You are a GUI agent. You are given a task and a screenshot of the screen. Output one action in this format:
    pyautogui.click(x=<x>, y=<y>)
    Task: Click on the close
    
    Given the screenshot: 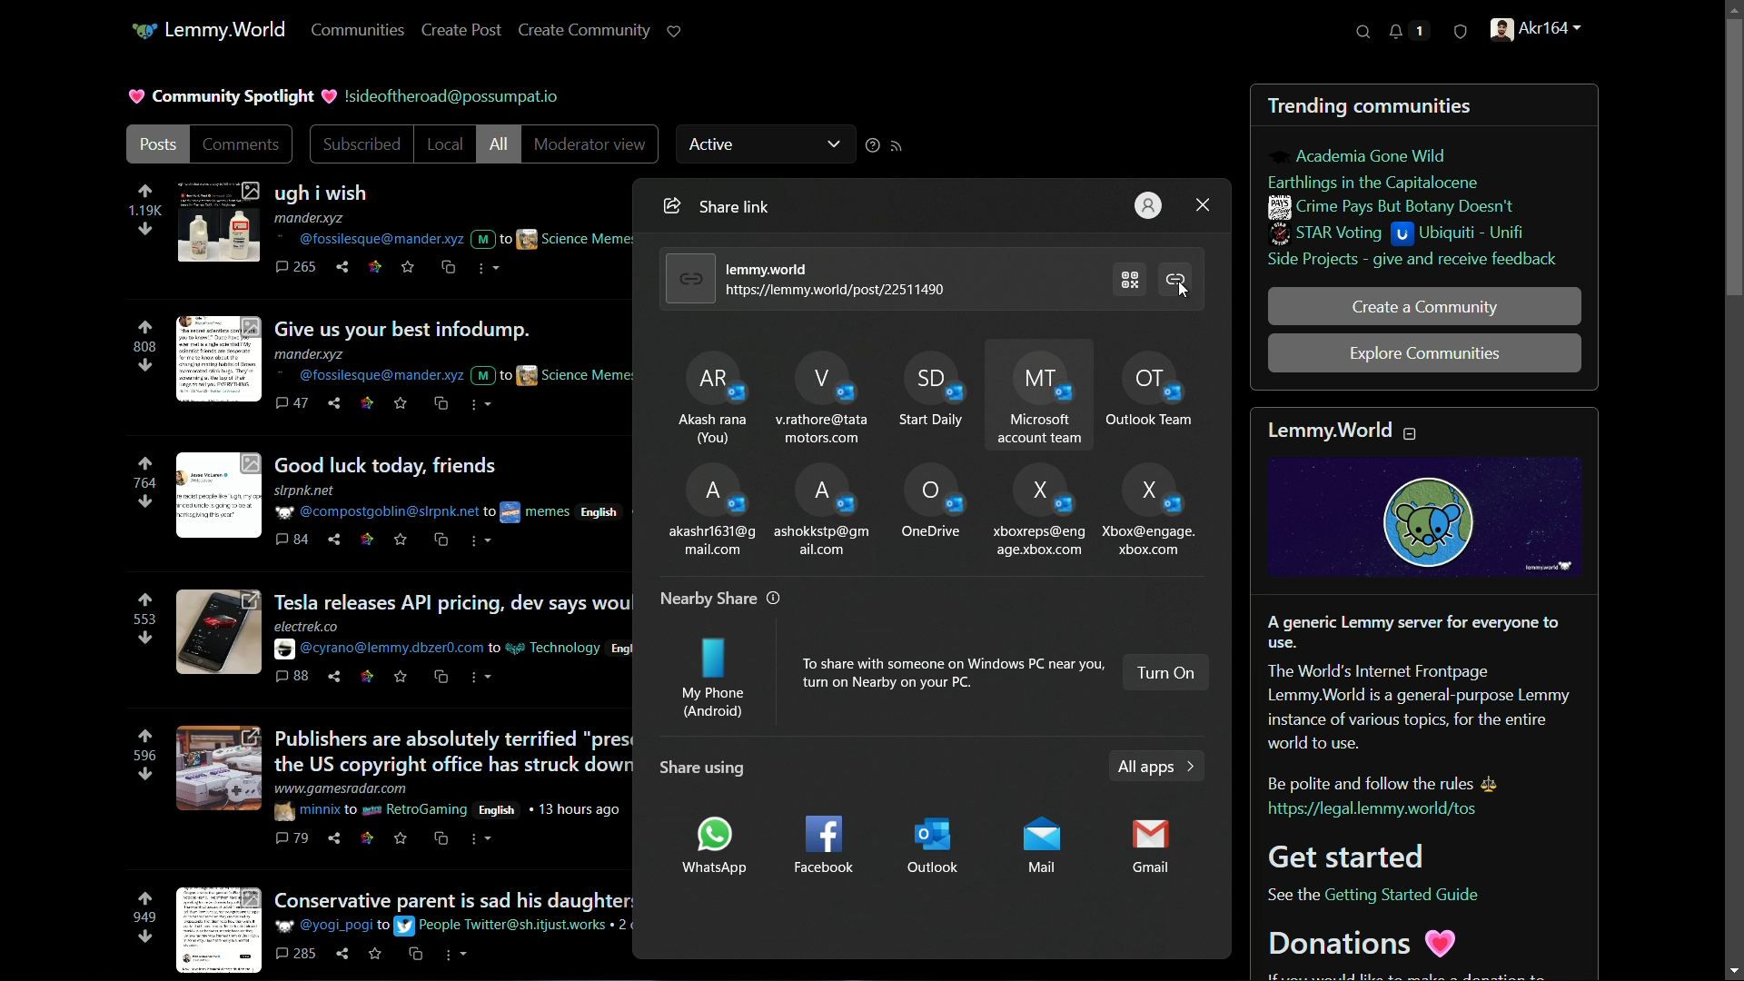 What is the action you would take?
    pyautogui.click(x=1203, y=203)
    